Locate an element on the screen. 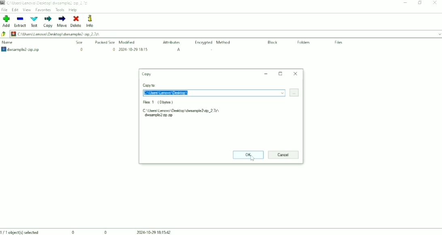  Edit is located at coordinates (15, 10).